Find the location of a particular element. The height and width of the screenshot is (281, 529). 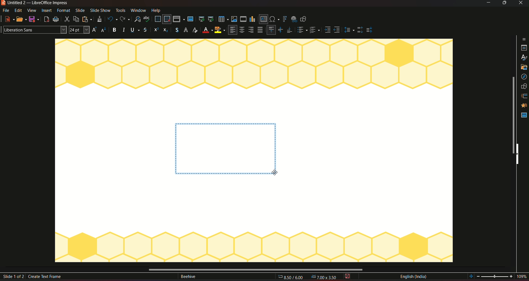

help is located at coordinates (157, 10).